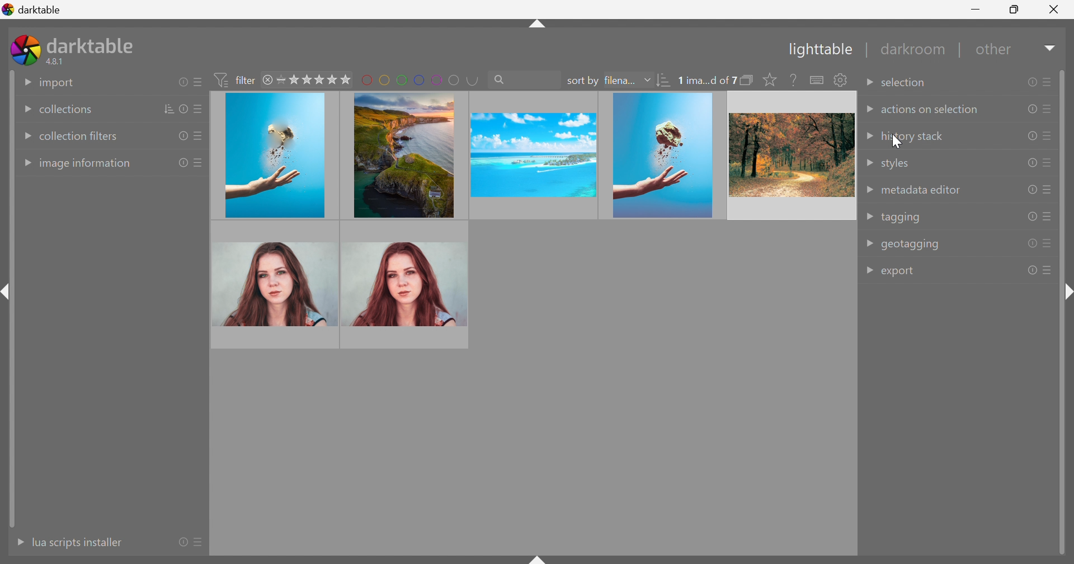 The image size is (1074, 564). What do you see at coordinates (1033, 190) in the screenshot?
I see `reset` at bounding box center [1033, 190].